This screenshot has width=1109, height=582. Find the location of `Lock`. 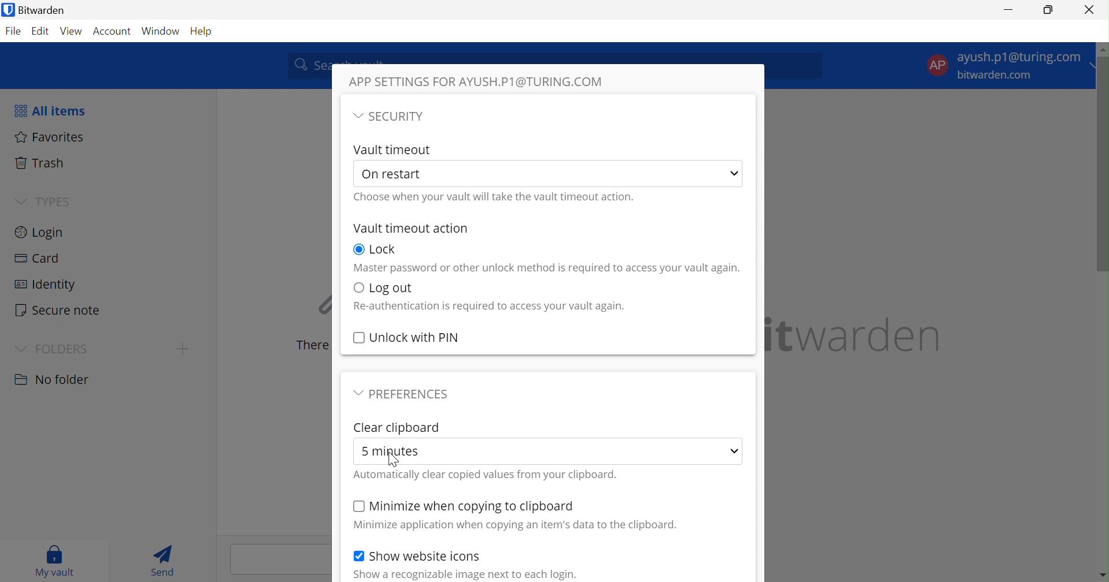

Lock is located at coordinates (385, 249).